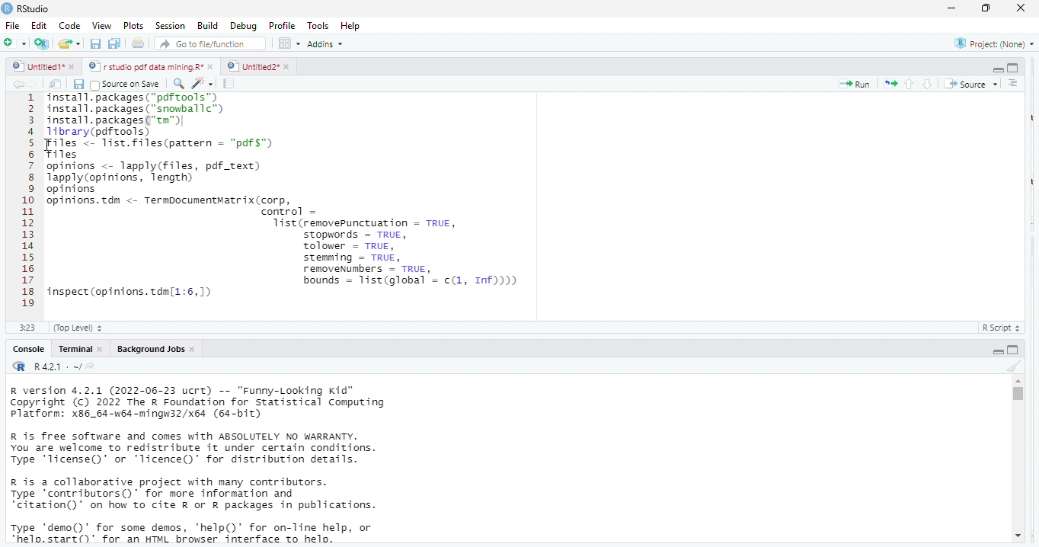  Describe the element at coordinates (57, 84) in the screenshot. I see `show in new window` at that location.